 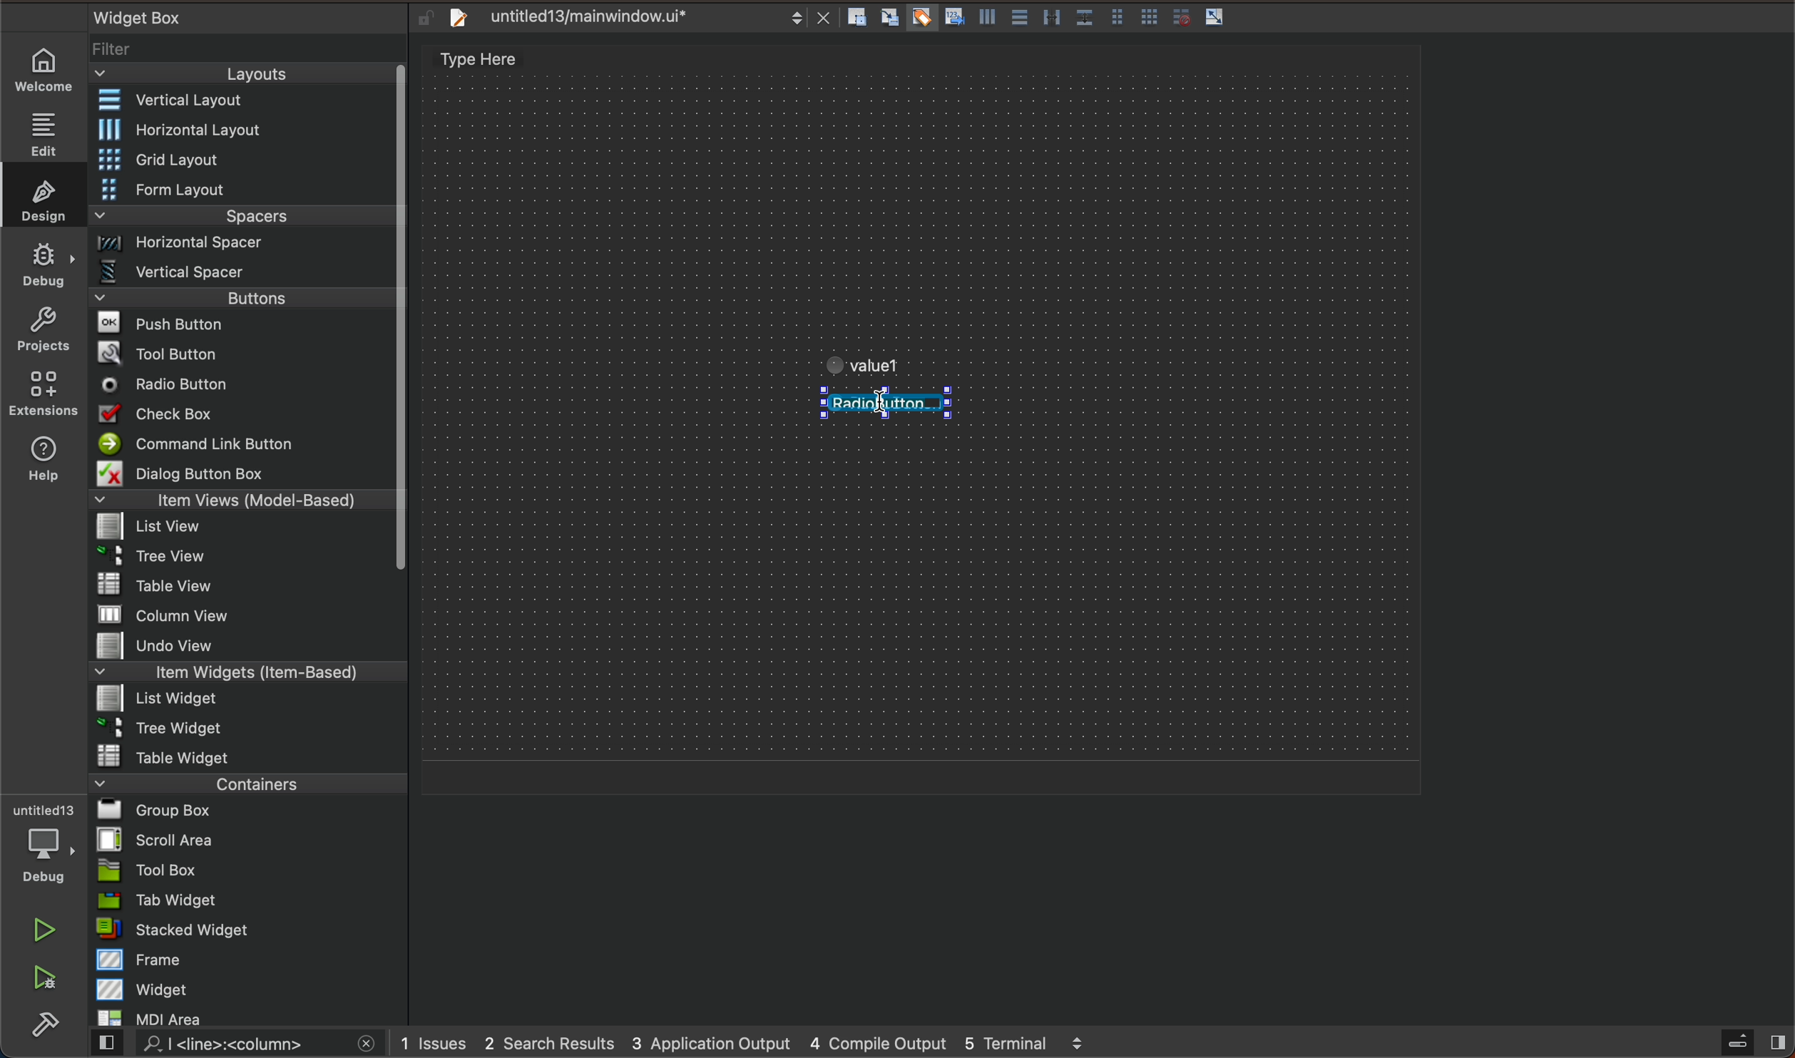 What do you see at coordinates (244, 302) in the screenshot?
I see `` at bounding box center [244, 302].